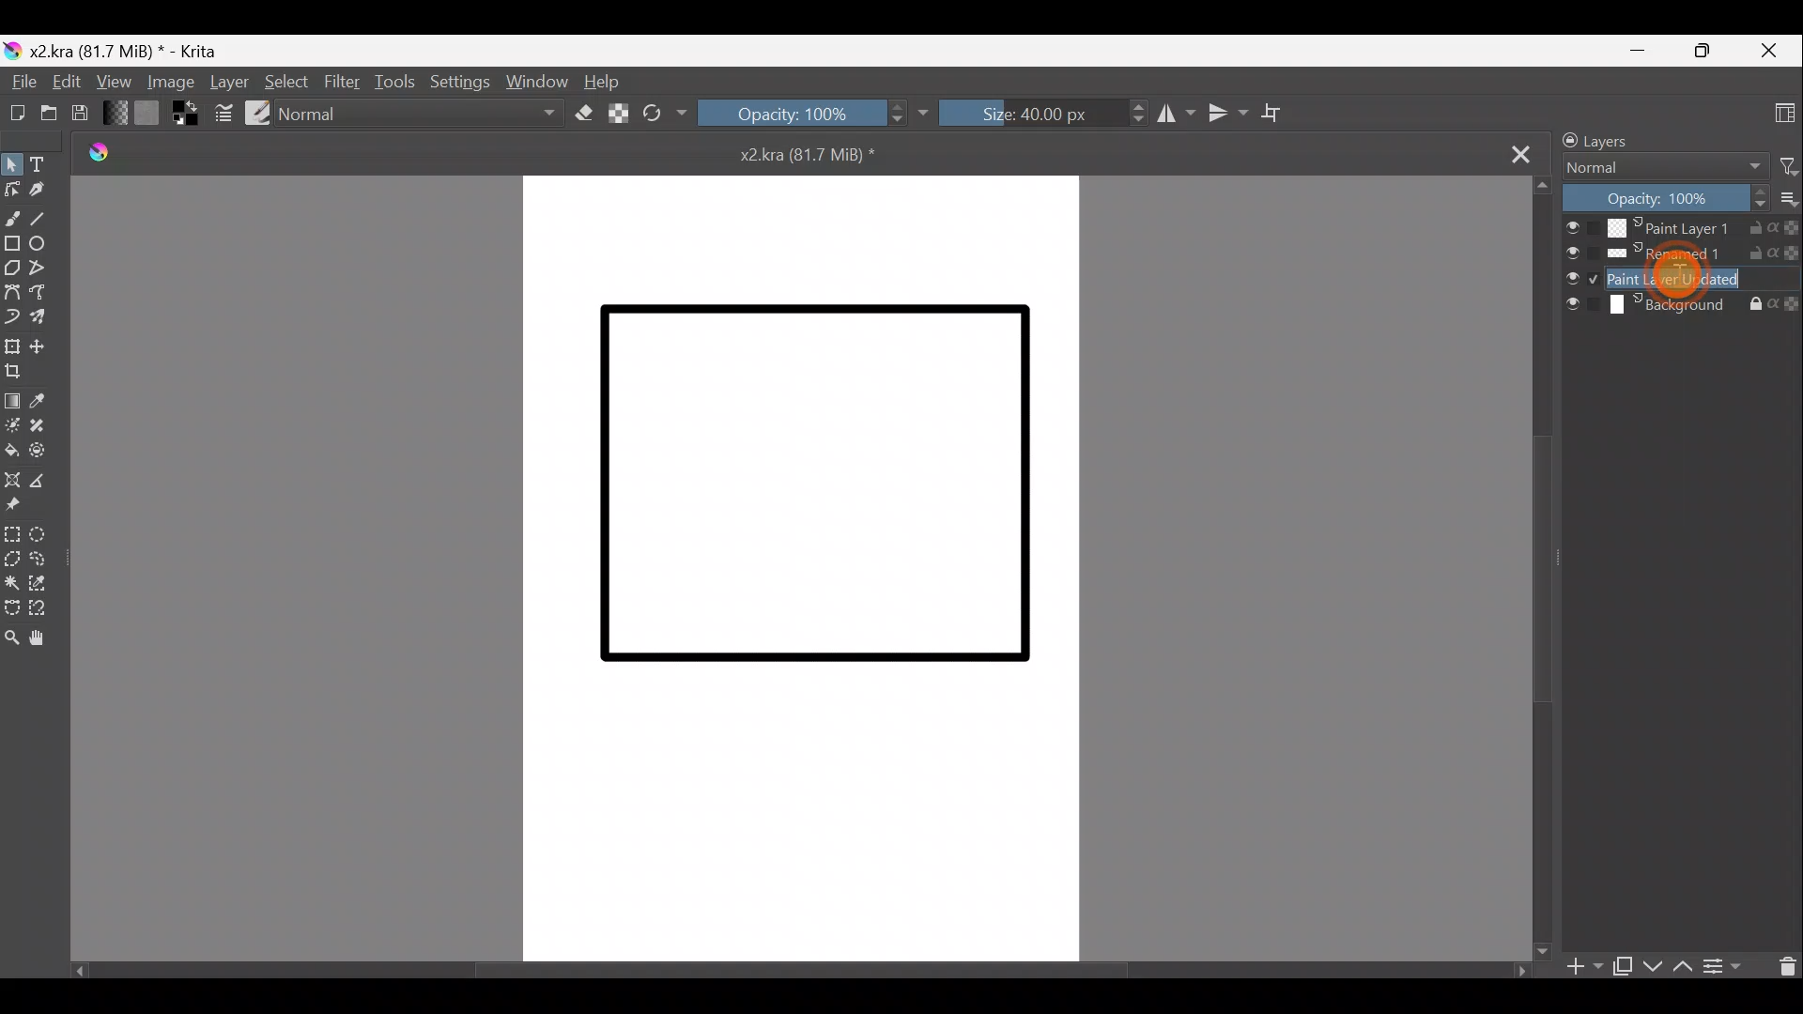 This screenshot has width=1803, height=1014. What do you see at coordinates (812, 156) in the screenshot?
I see `x2kra (81.7 MiB) *` at bounding box center [812, 156].